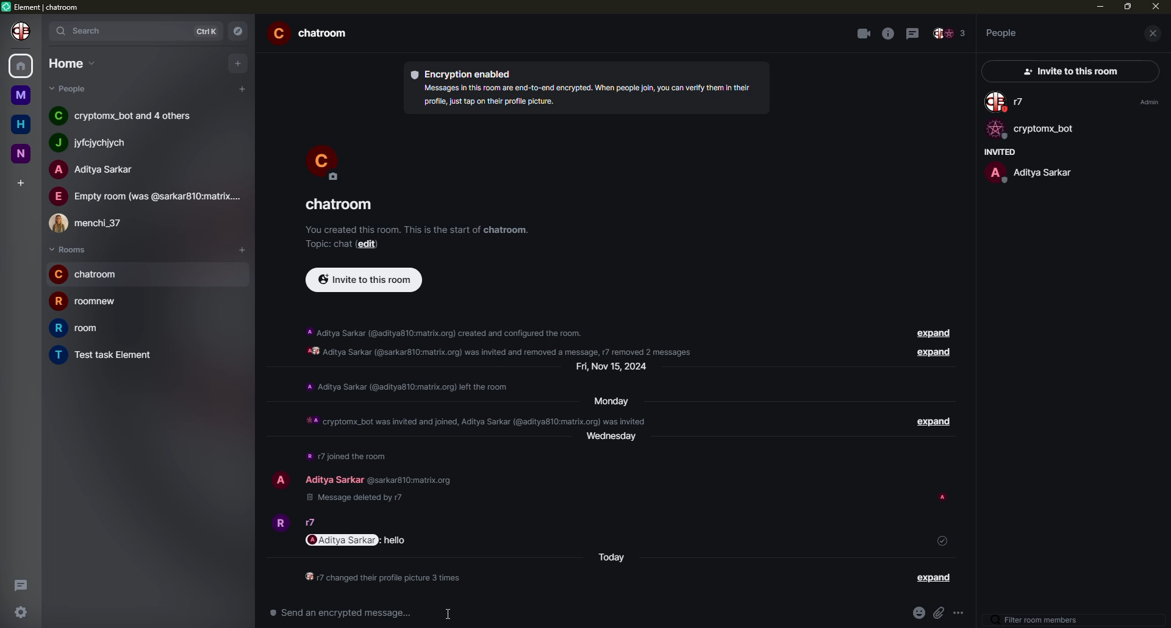  What do you see at coordinates (934, 577) in the screenshot?
I see `expand` at bounding box center [934, 577].